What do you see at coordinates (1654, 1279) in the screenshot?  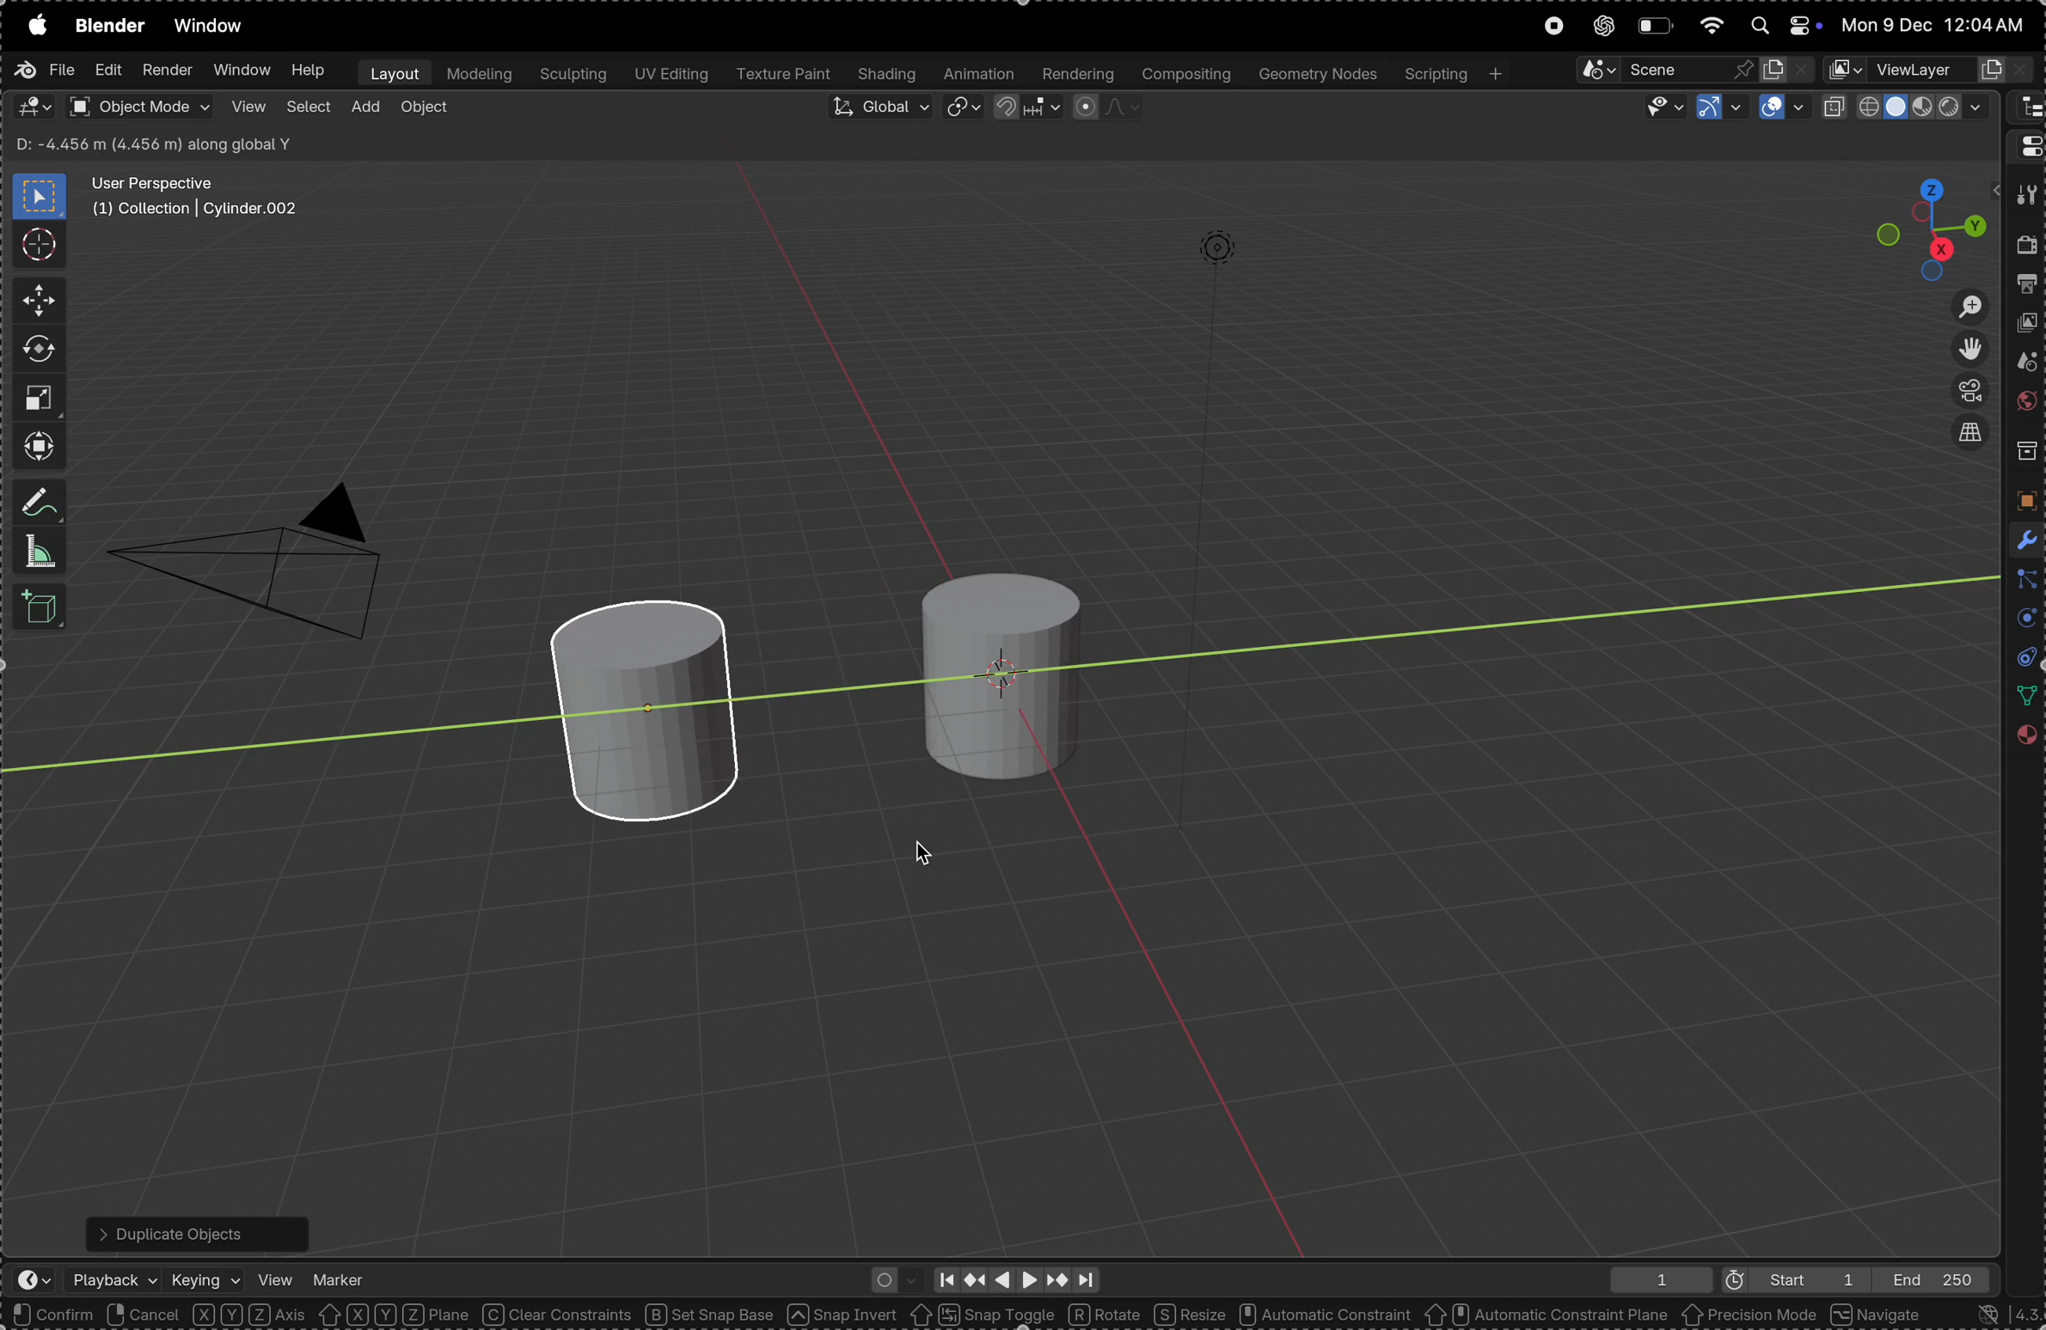 I see `1` at bounding box center [1654, 1279].